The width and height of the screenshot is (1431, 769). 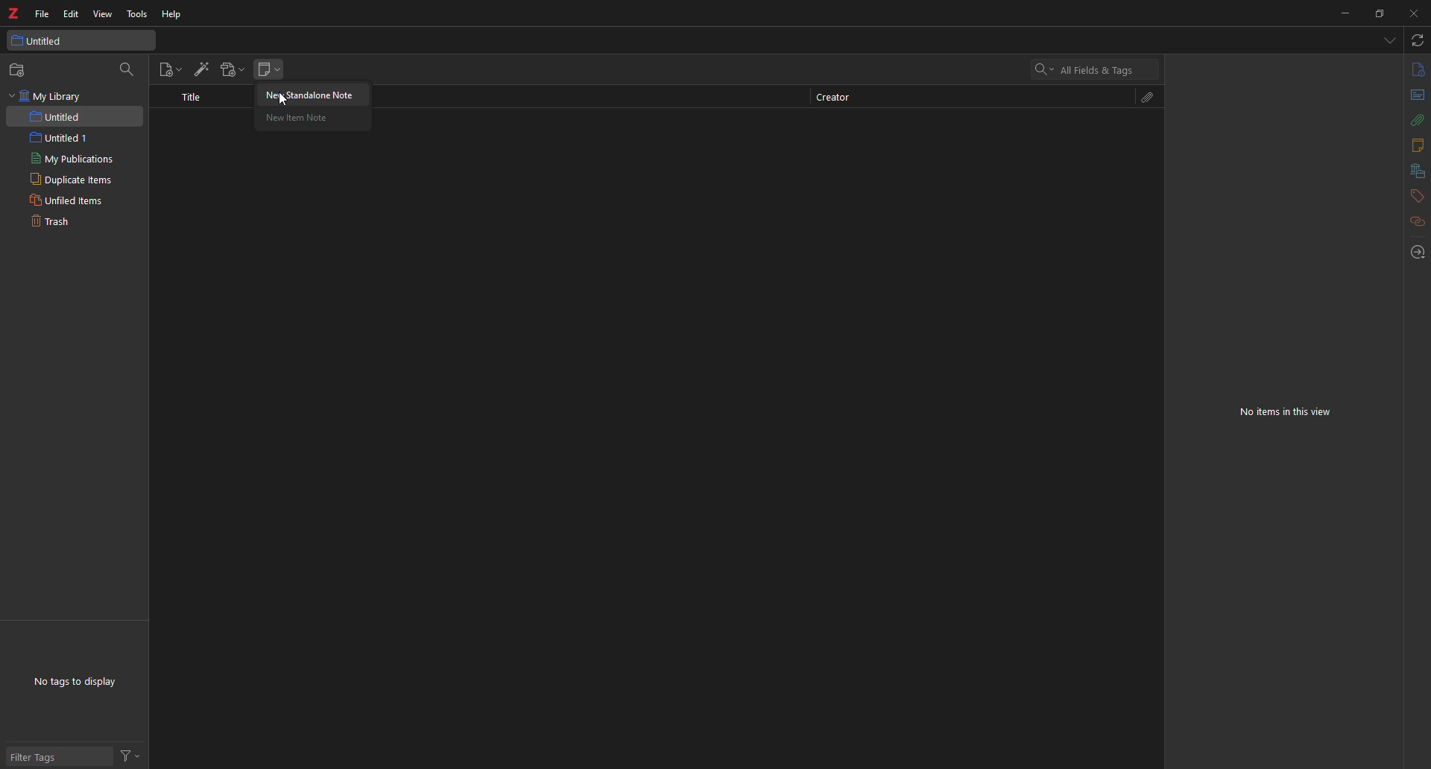 What do you see at coordinates (287, 99) in the screenshot?
I see `cursor` at bounding box center [287, 99].